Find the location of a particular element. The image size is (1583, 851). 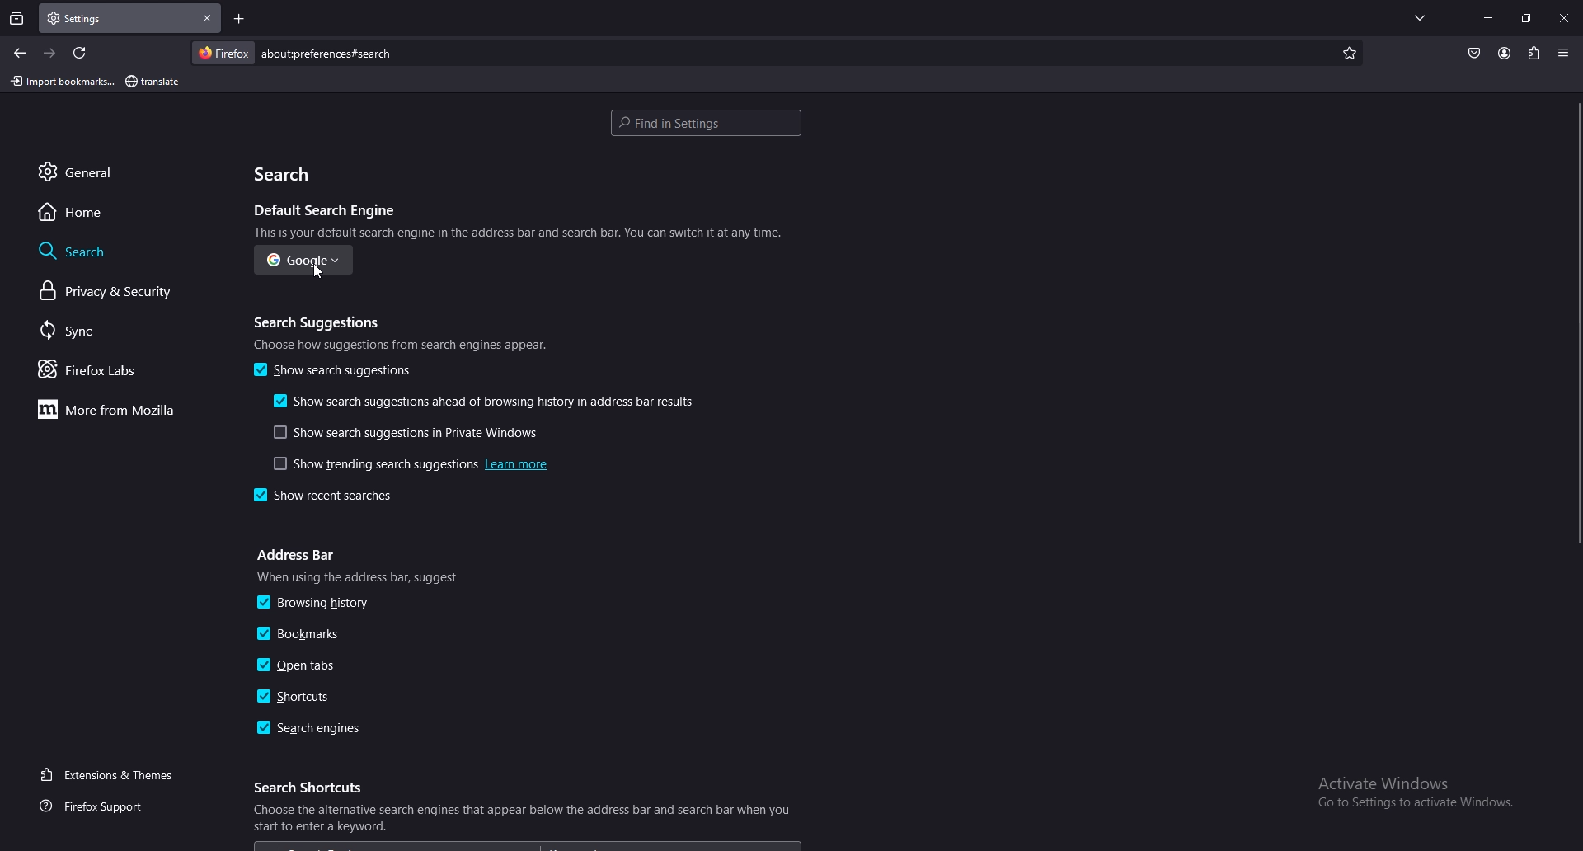

options is located at coordinates (1565, 51).